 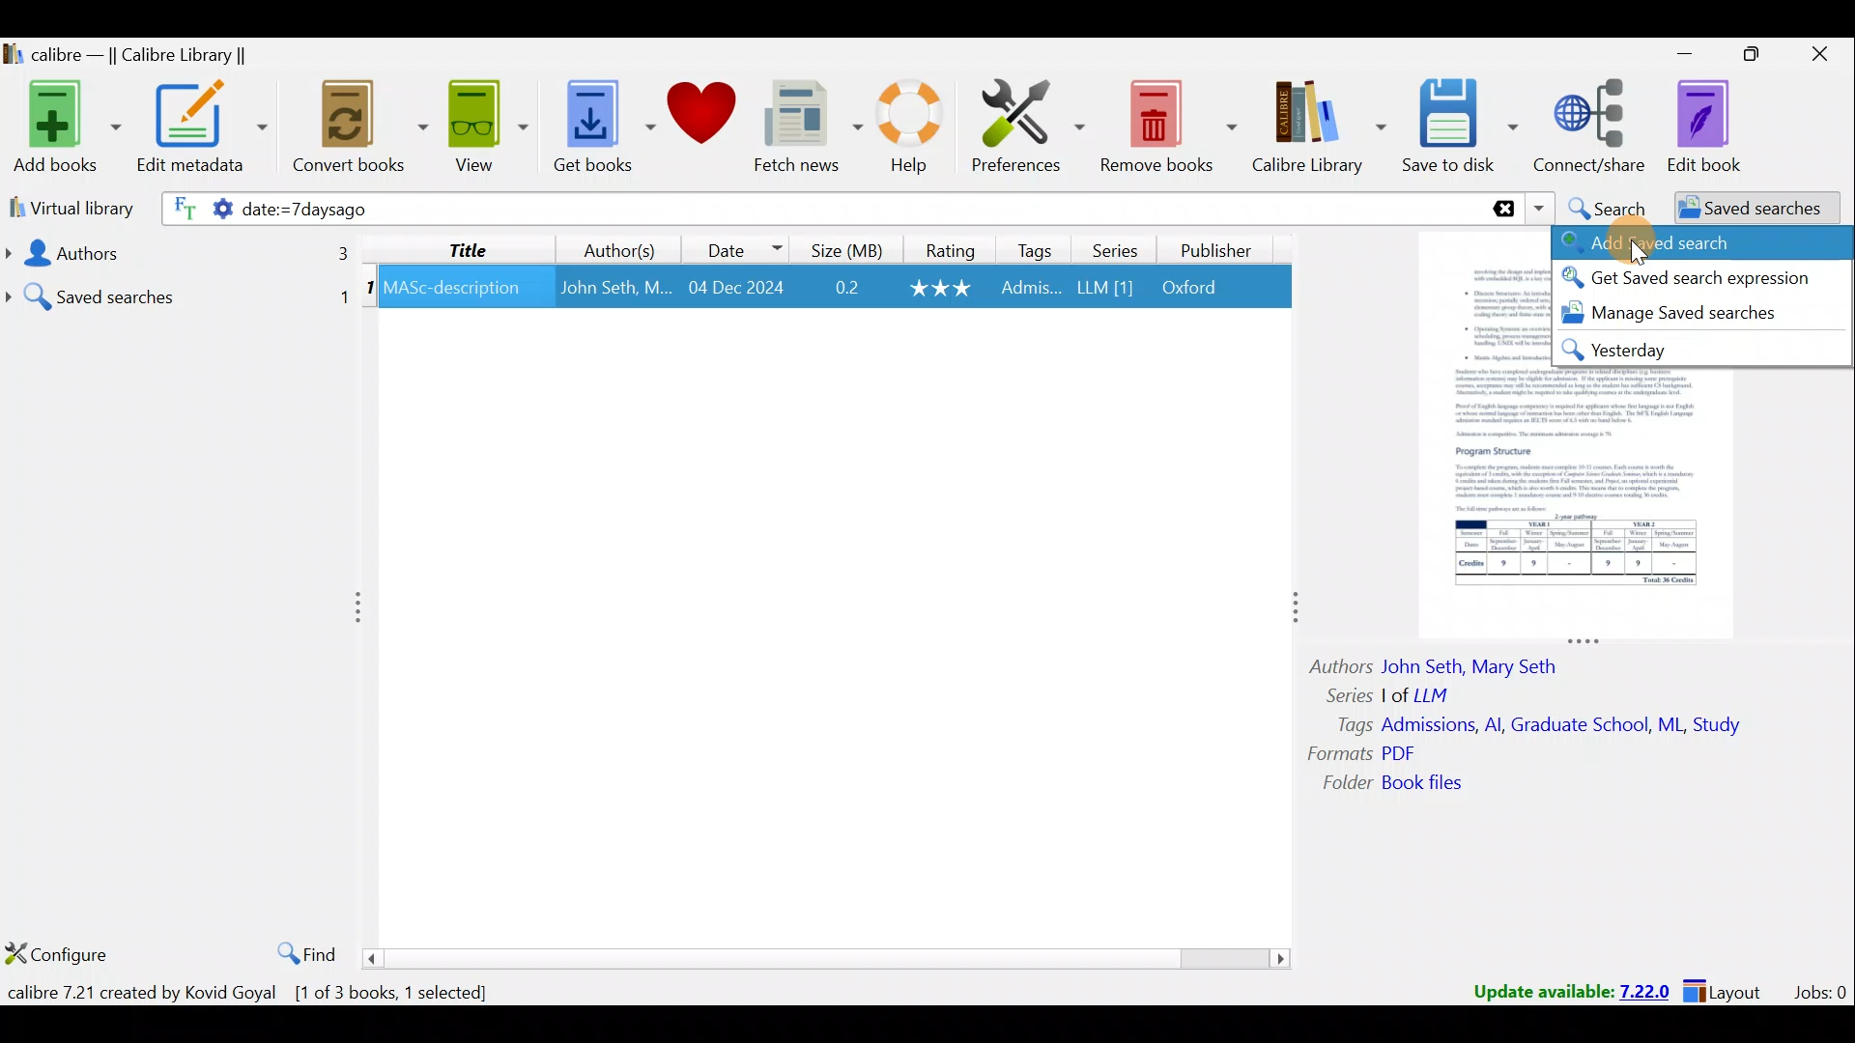 I want to click on Tags Admissions, Al, Graduate School, ML, Study, so click(x=1541, y=725).